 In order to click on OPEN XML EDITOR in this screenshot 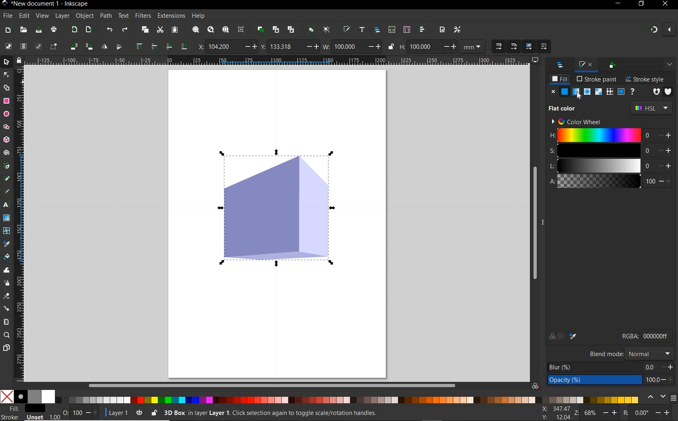, I will do `click(391, 31)`.